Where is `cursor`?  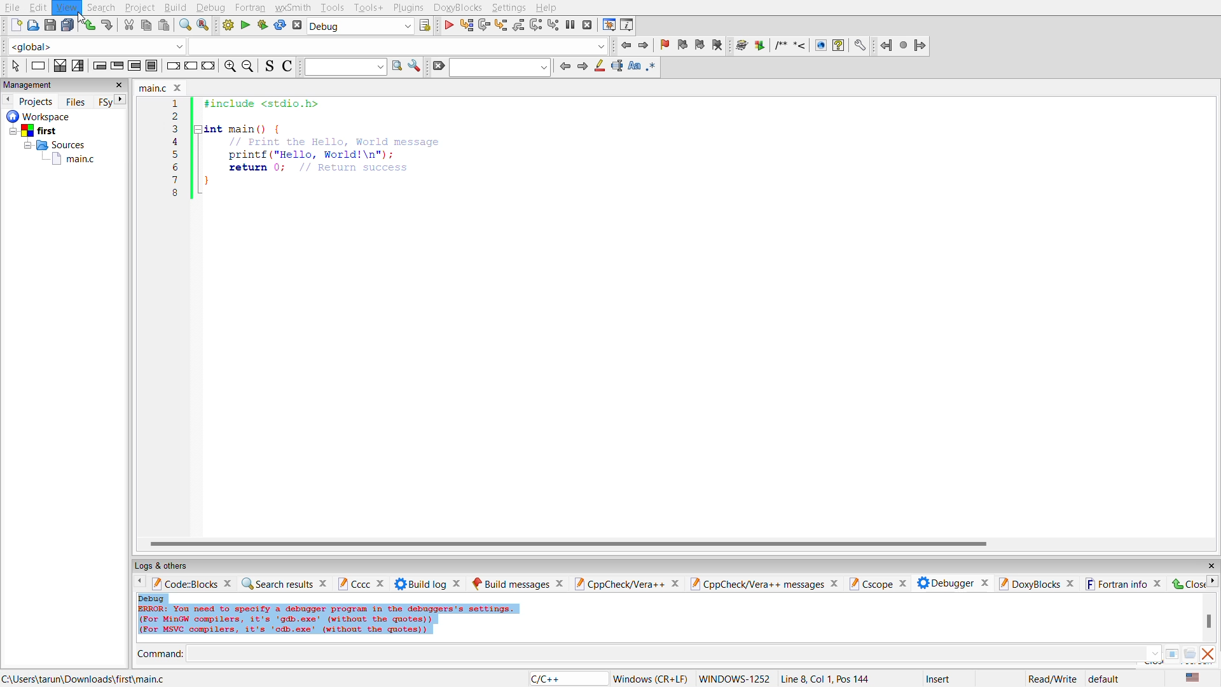 cursor is located at coordinates (79, 16).